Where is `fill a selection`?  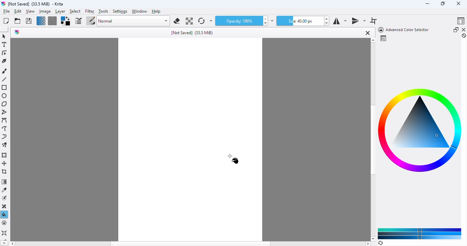 fill a selection is located at coordinates (4, 215).